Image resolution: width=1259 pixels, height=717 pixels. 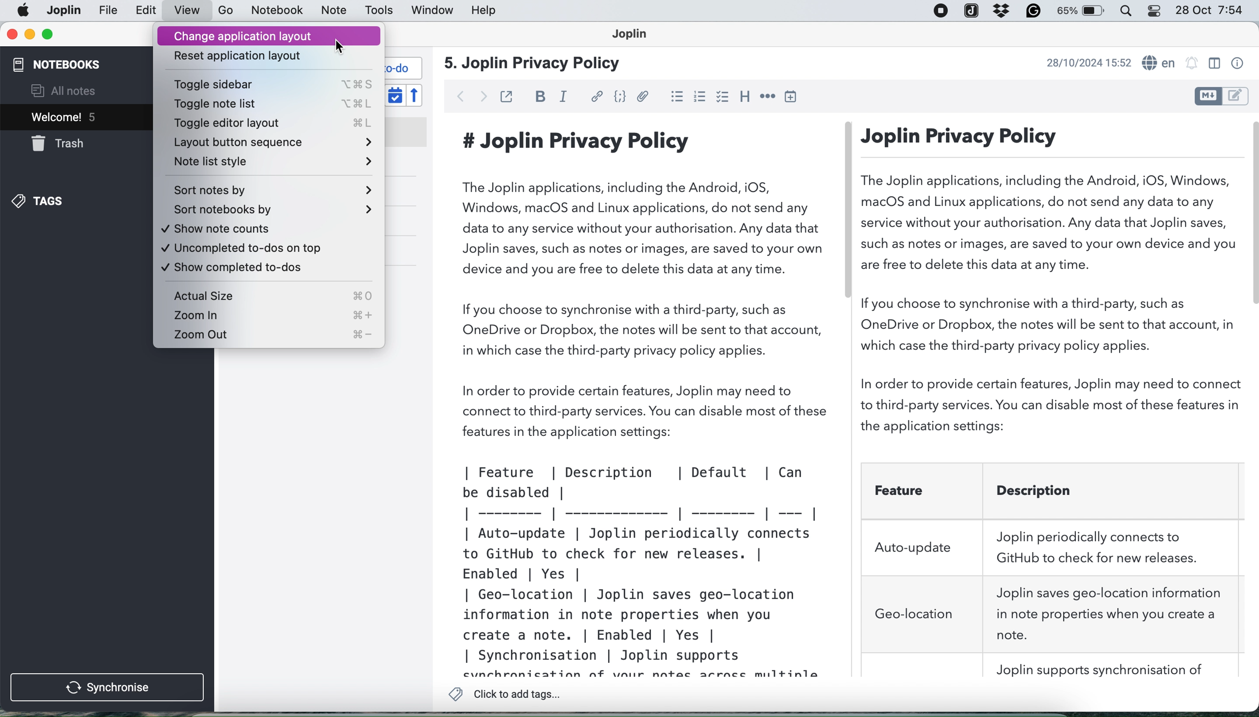 What do you see at coordinates (187, 11) in the screenshot?
I see `view` at bounding box center [187, 11].